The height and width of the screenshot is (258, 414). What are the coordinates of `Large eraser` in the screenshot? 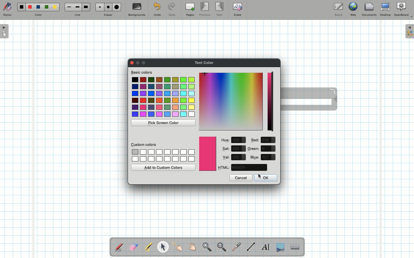 It's located at (117, 7).